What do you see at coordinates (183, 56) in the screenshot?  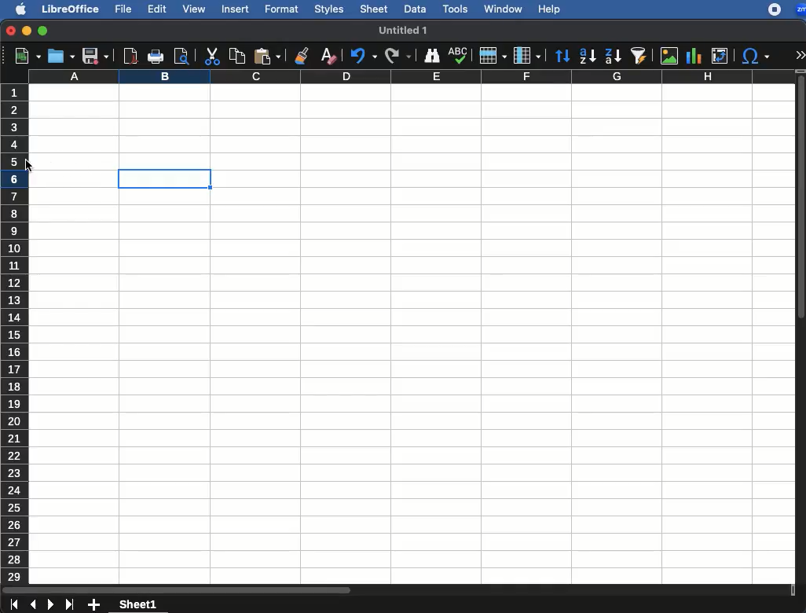 I see `print preview` at bounding box center [183, 56].